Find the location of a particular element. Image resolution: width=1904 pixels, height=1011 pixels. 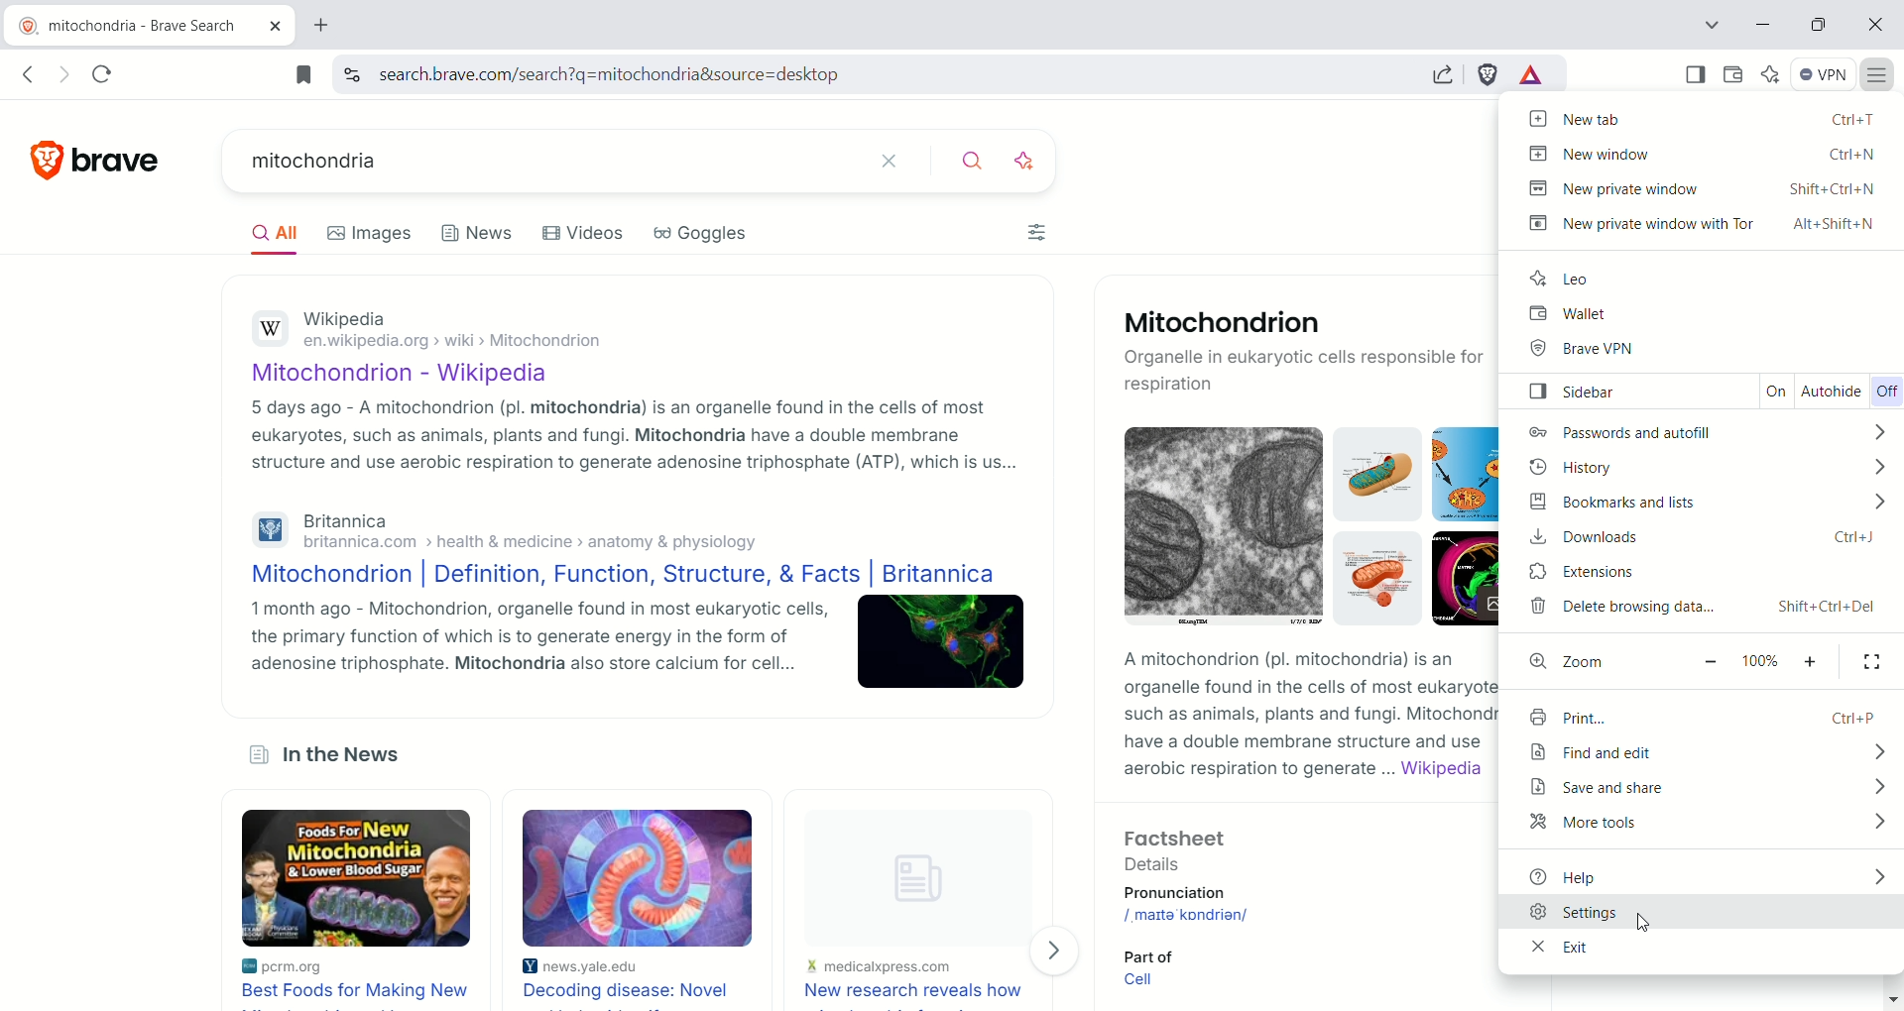

find and edit is located at coordinates (1709, 754).